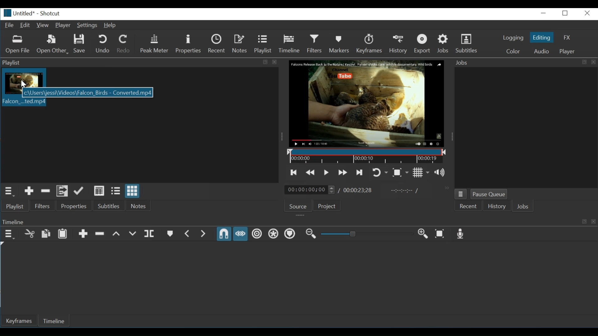 This screenshot has width=598, height=336. Describe the element at coordinates (63, 26) in the screenshot. I see `Player` at that location.